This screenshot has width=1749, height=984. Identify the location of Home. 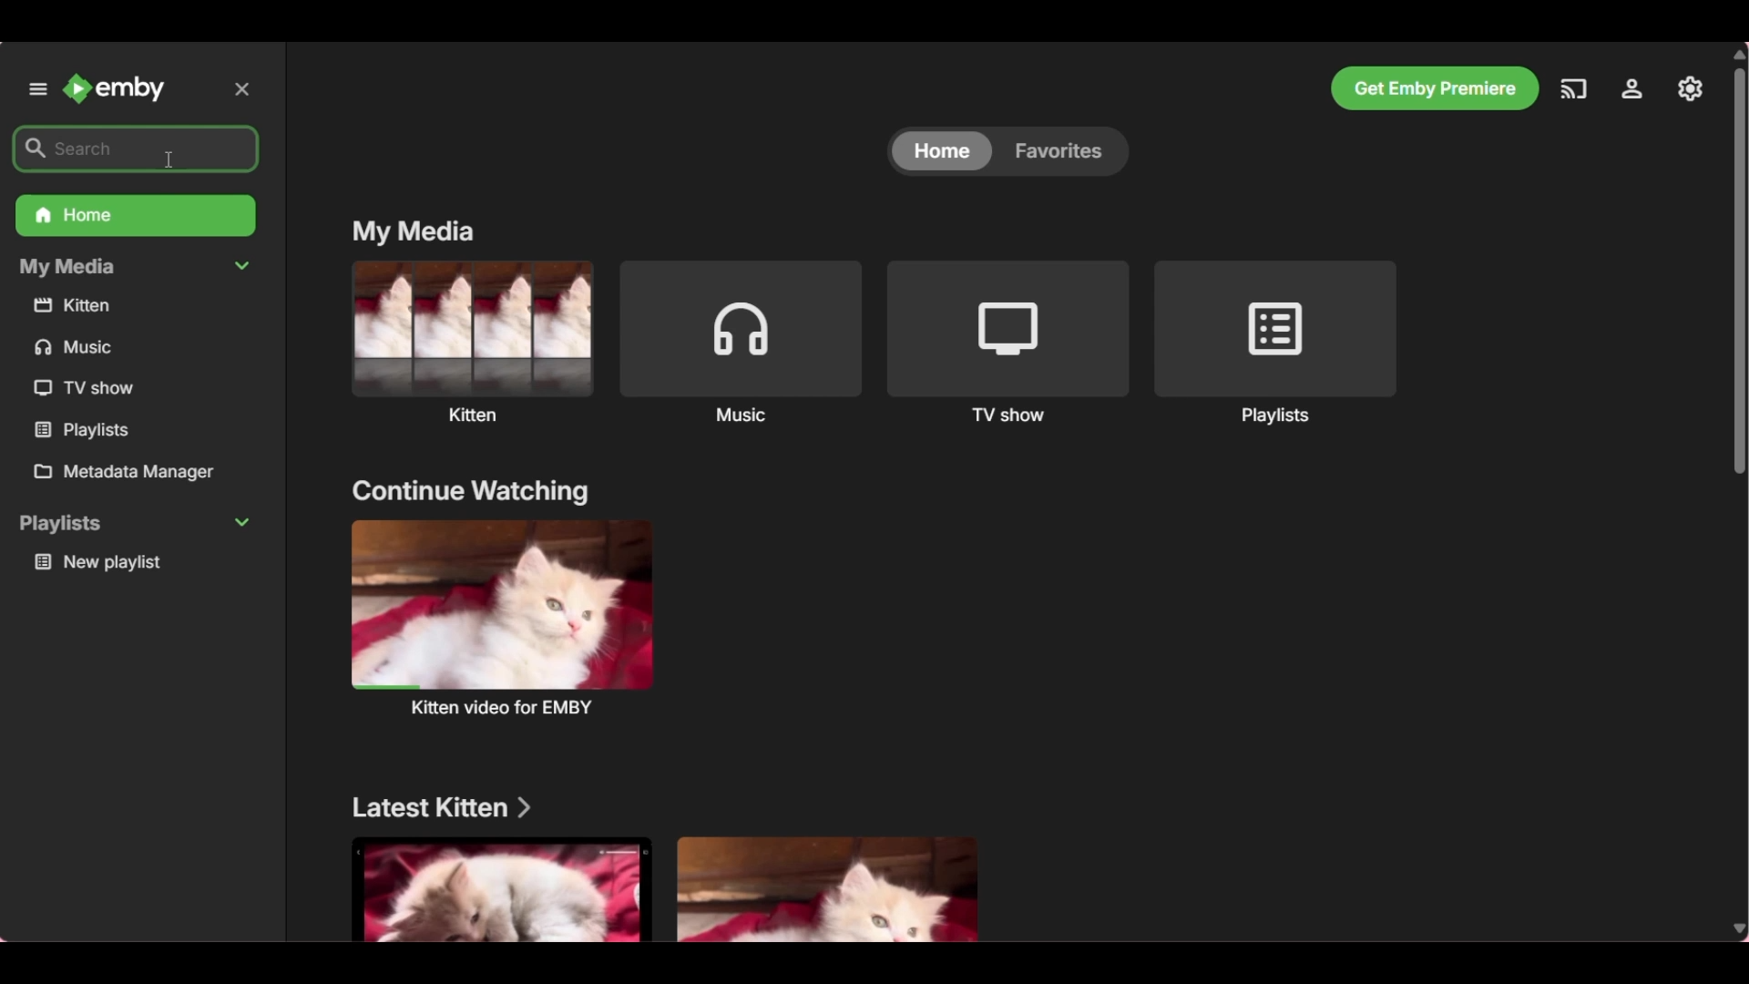
(136, 223).